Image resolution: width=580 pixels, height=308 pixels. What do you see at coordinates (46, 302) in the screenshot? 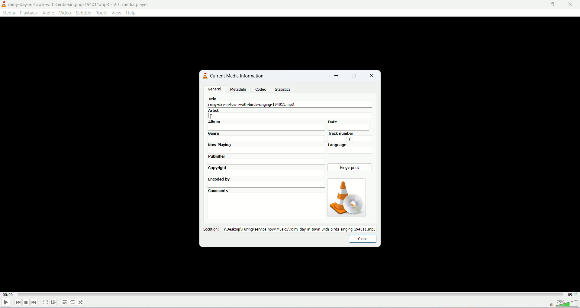
I see `fullscreen` at bounding box center [46, 302].